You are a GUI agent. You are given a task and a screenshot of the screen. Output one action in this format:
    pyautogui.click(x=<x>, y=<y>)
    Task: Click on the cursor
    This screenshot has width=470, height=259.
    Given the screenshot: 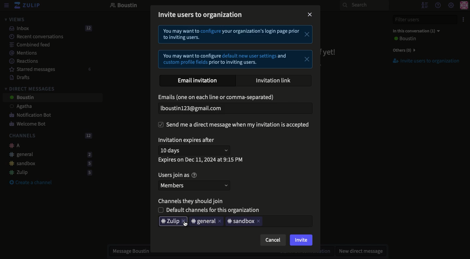 What is the action you would take?
    pyautogui.click(x=186, y=225)
    